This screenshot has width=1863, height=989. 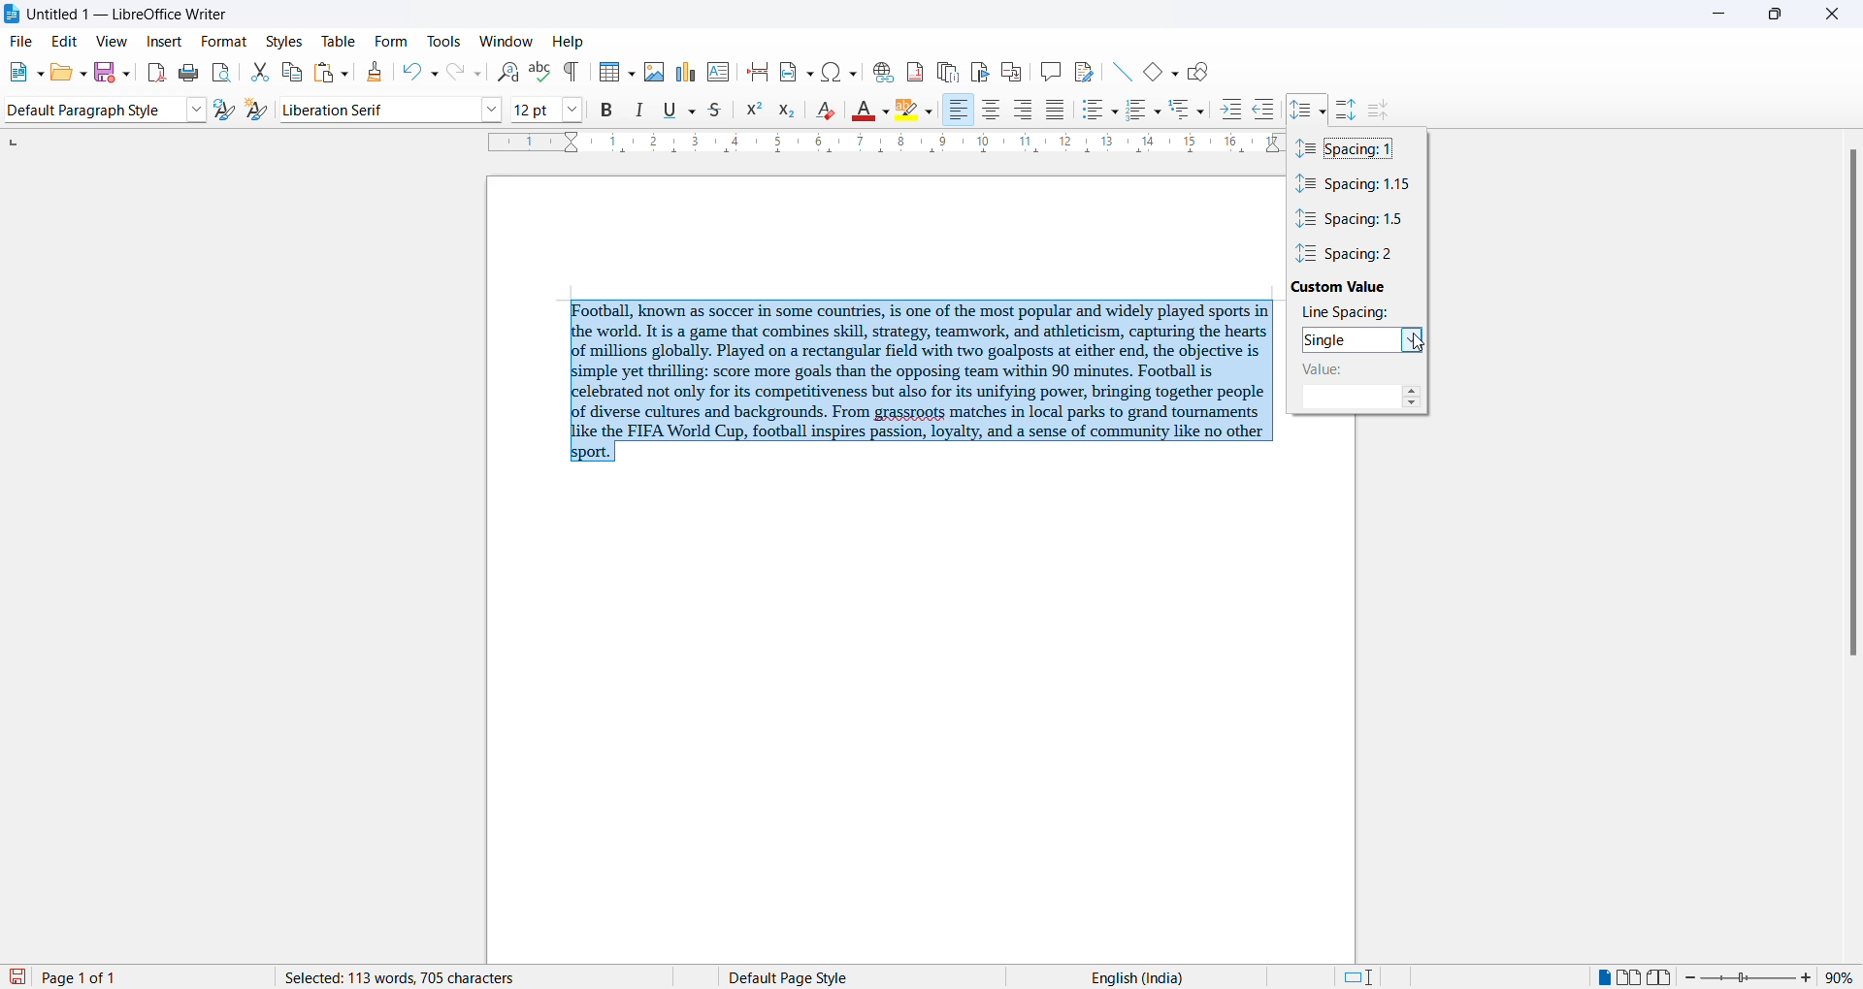 What do you see at coordinates (155, 975) in the screenshot?
I see `total and current page` at bounding box center [155, 975].